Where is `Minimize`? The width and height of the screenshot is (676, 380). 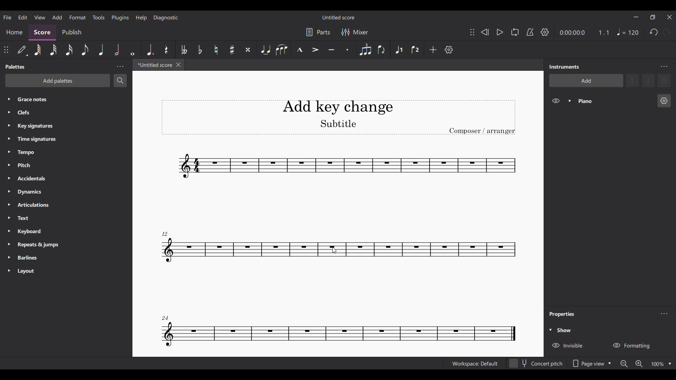 Minimize is located at coordinates (636, 17).